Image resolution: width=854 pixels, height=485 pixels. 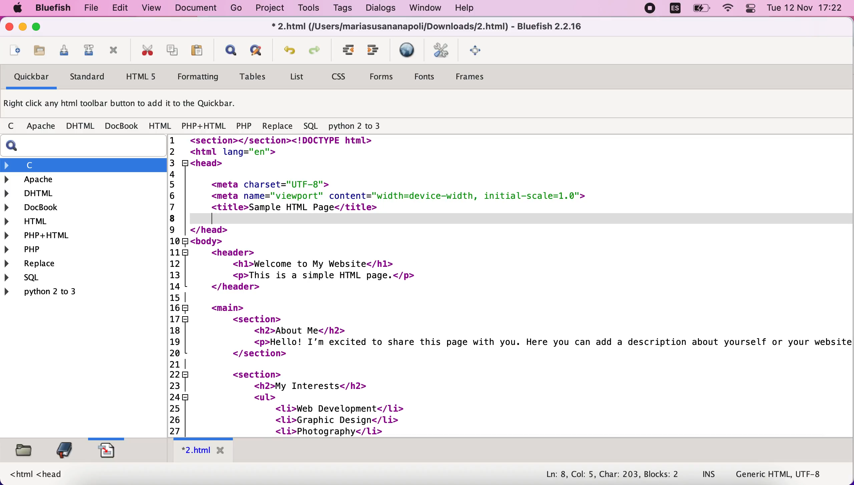 I want to click on new file, so click(x=15, y=48).